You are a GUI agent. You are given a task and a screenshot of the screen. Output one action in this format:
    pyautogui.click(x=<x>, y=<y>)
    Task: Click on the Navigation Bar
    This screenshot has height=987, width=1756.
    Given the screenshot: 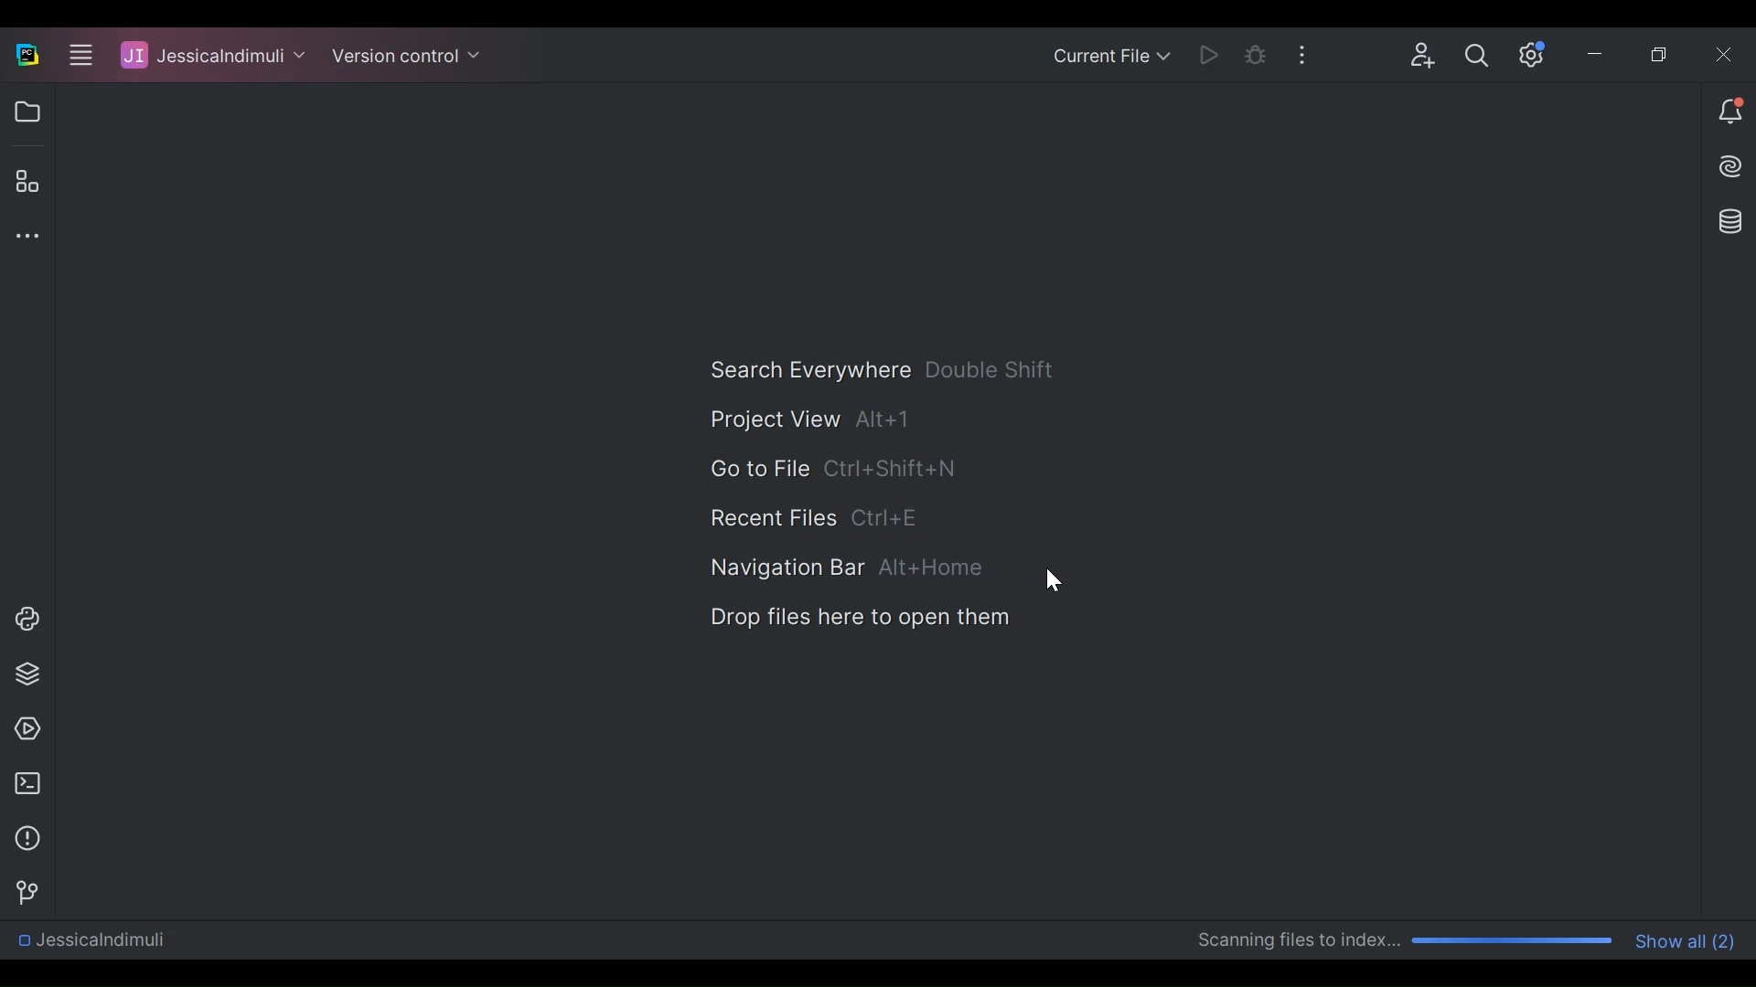 What is the action you would take?
    pyautogui.click(x=845, y=568)
    